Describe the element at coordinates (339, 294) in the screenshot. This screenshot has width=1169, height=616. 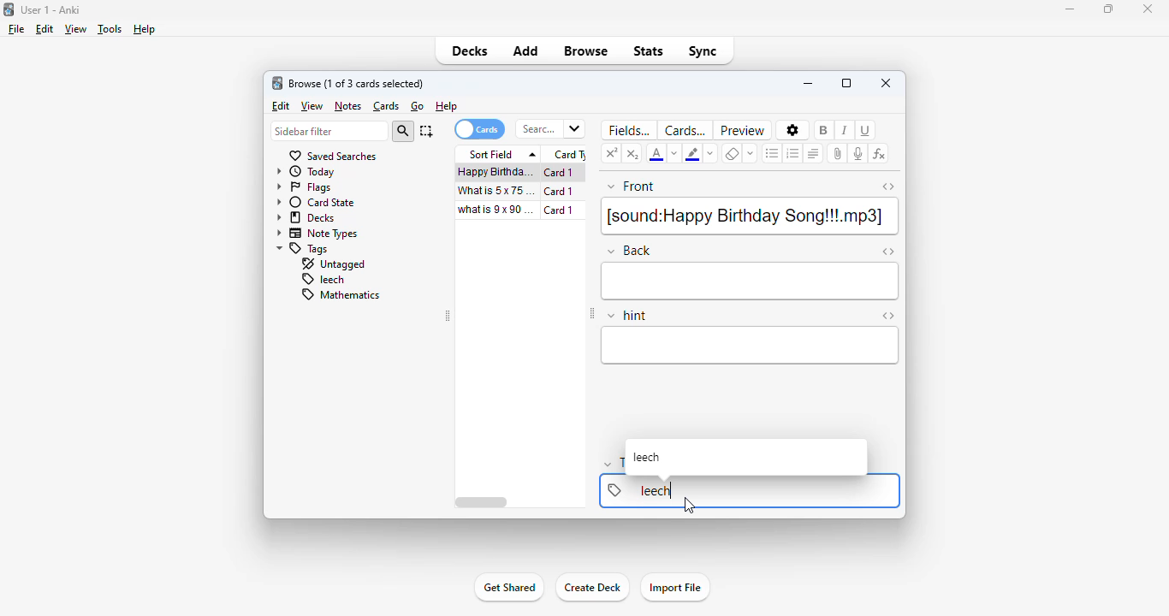
I see `mathematics` at that location.